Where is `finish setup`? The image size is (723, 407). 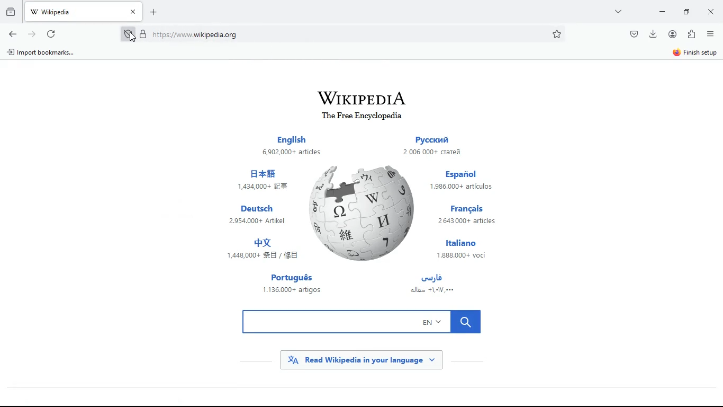
finish setup is located at coordinates (697, 52).